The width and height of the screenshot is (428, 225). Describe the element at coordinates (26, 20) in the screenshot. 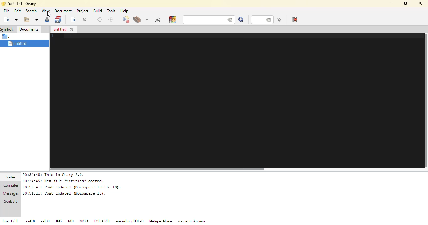

I see `open existing` at that location.